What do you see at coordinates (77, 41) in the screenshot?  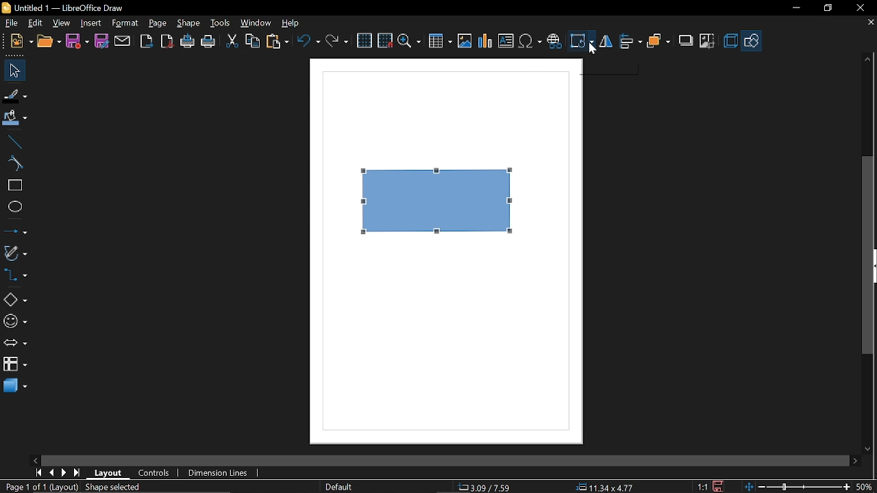 I see `Save` at bounding box center [77, 41].